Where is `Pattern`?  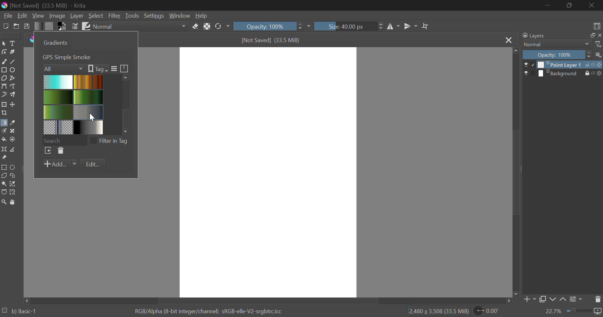 Pattern is located at coordinates (49, 26).